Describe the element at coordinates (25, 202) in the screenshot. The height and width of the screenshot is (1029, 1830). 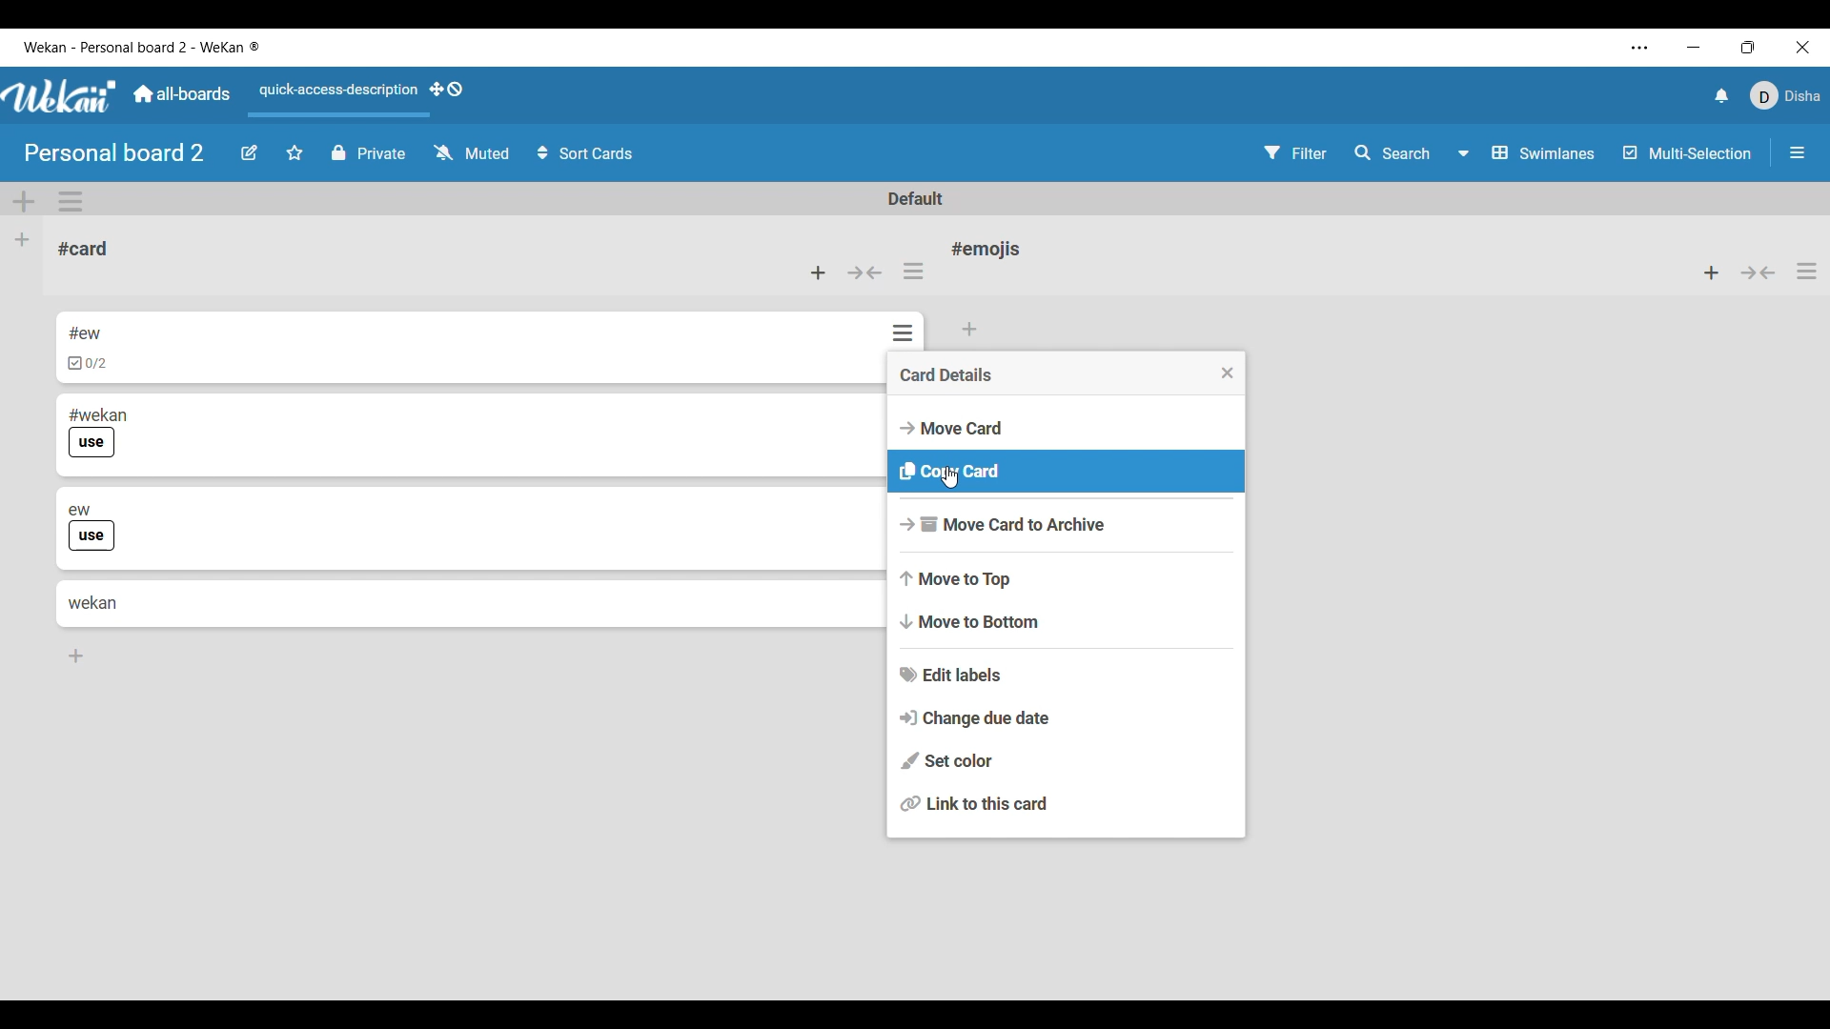
I see `Add swimlane` at that location.